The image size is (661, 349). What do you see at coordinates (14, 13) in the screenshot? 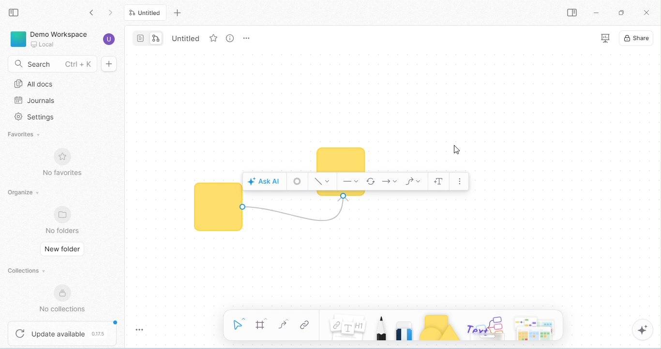
I see `collapse` at bounding box center [14, 13].